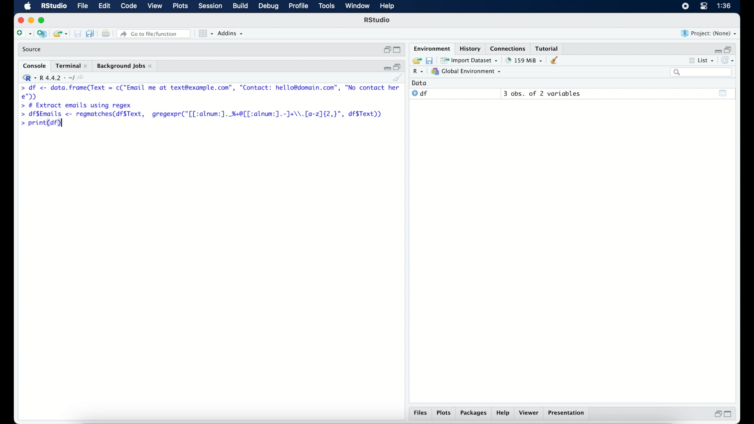  What do you see at coordinates (33, 65) in the screenshot?
I see `console` at bounding box center [33, 65].